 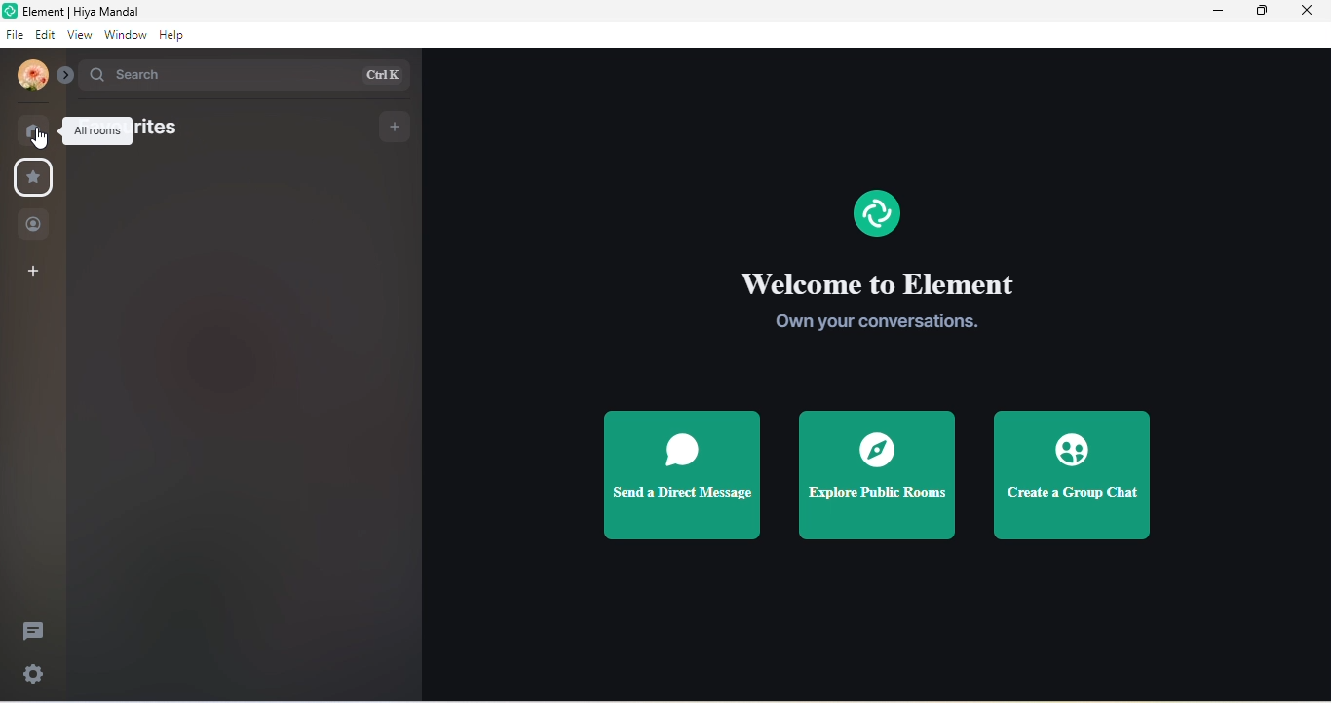 I want to click on Own your conversations., so click(x=876, y=321).